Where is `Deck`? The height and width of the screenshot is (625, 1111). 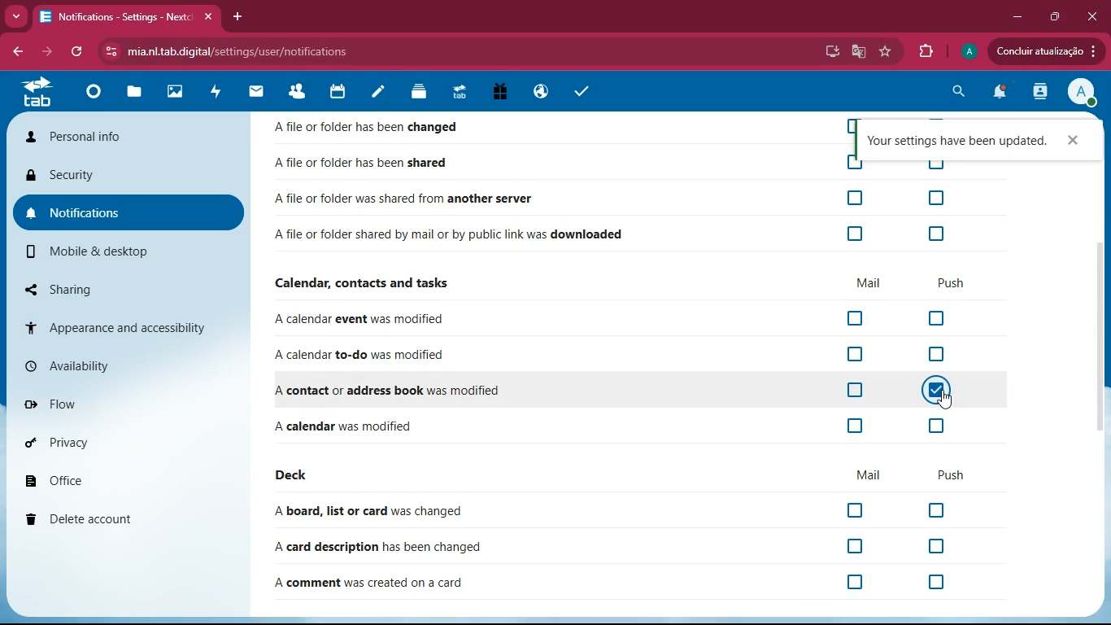
Deck is located at coordinates (294, 475).